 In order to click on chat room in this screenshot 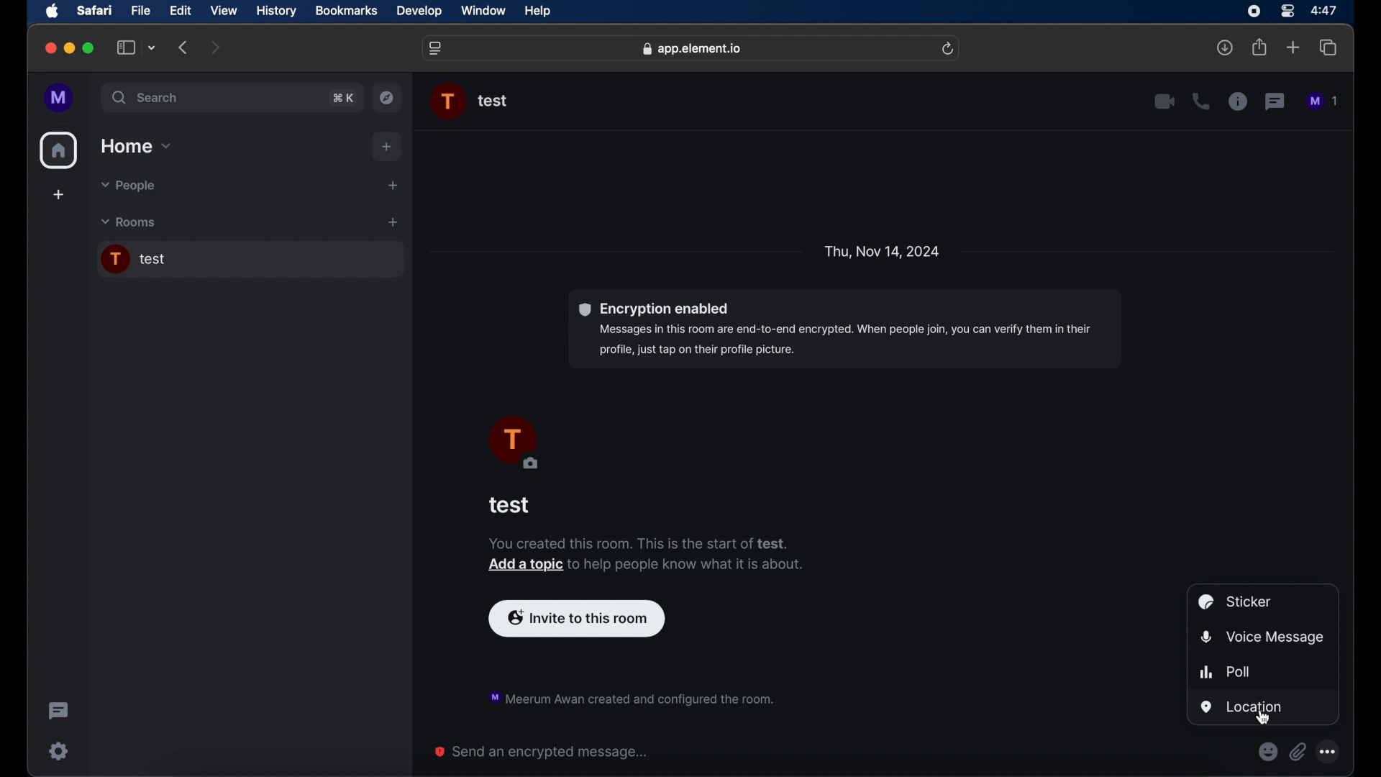, I will do `click(250, 260)`.